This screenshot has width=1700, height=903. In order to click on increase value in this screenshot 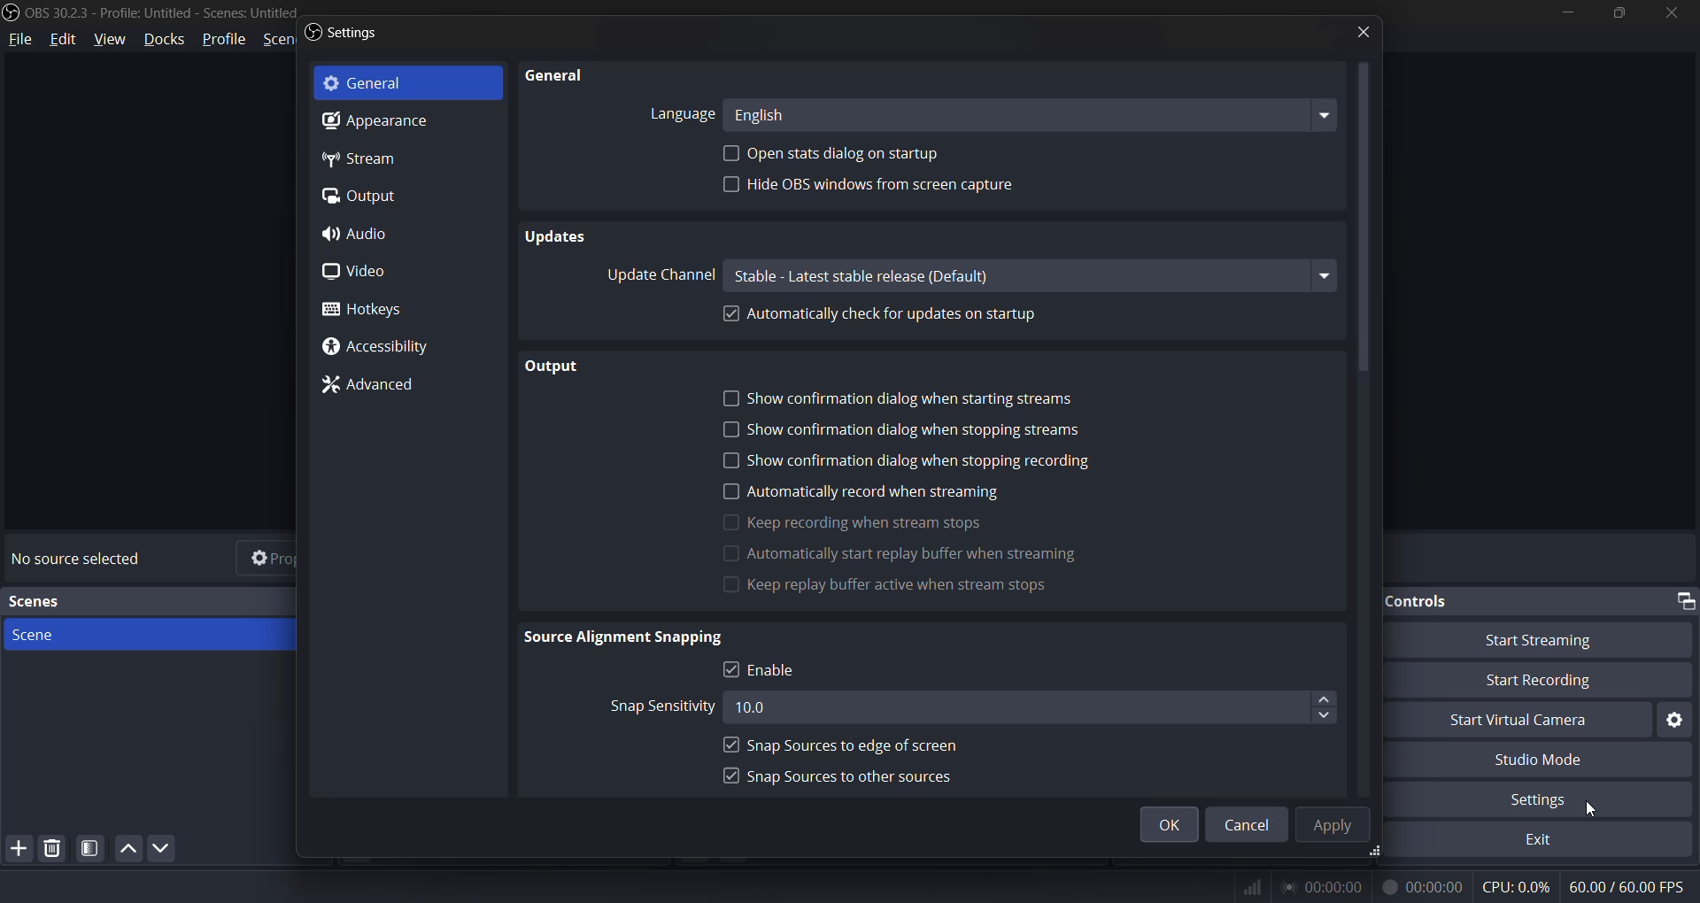, I will do `click(1325, 698)`.